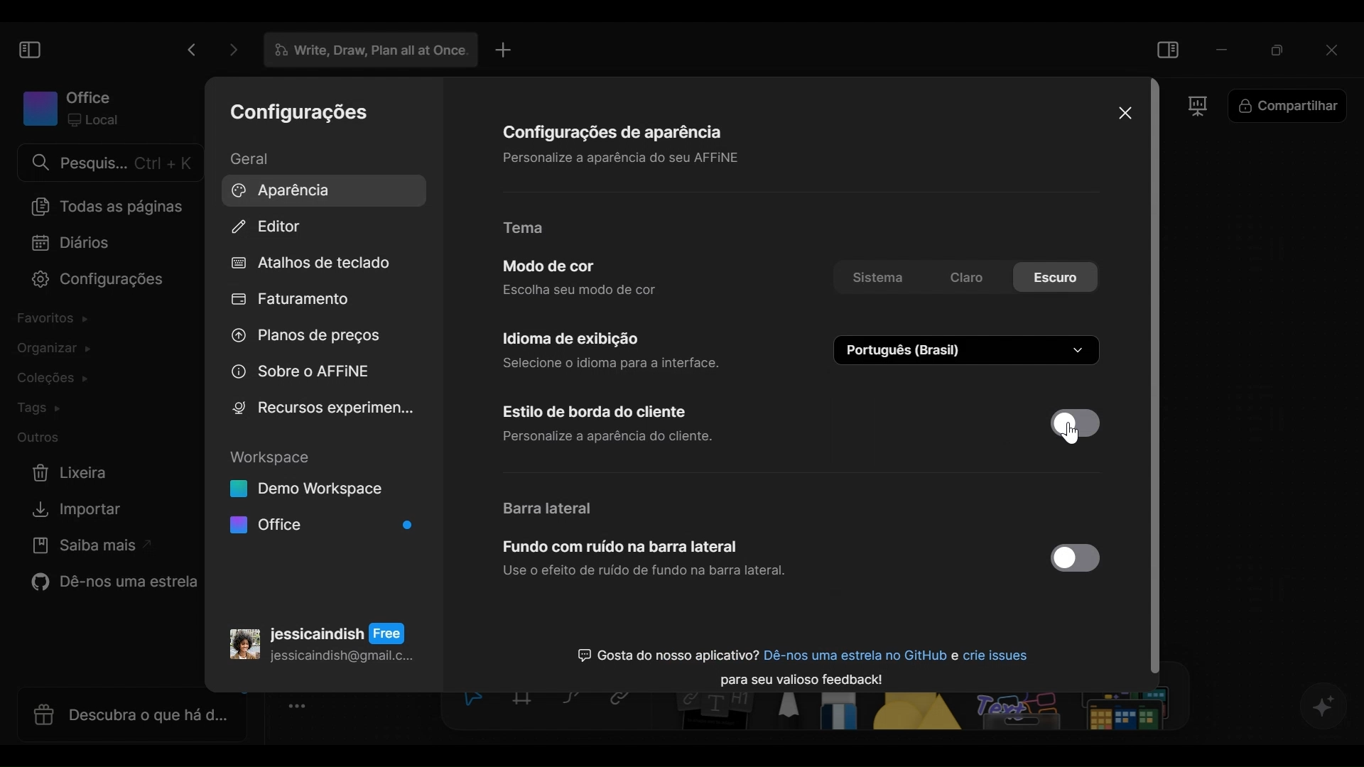  What do you see at coordinates (261, 158) in the screenshot?
I see `General` at bounding box center [261, 158].